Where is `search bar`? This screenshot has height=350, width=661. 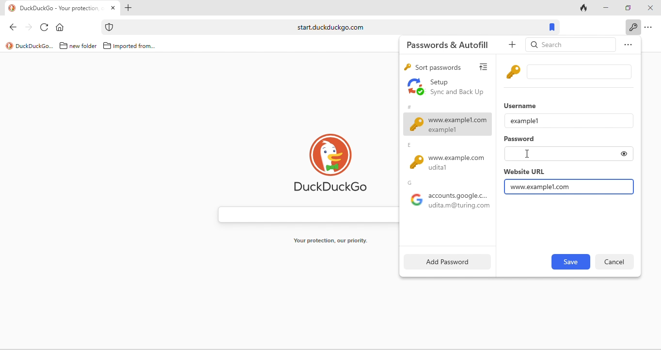 search bar is located at coordinates (303, 212).